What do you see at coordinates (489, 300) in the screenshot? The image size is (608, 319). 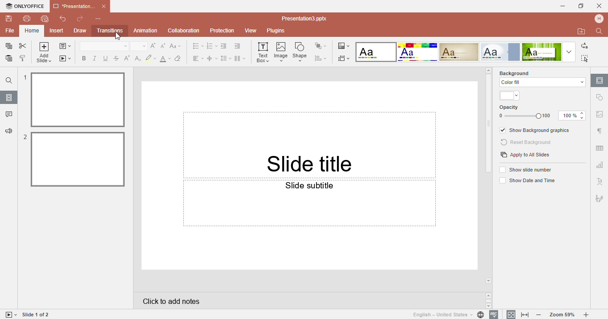 I see `Scroll buttons` at bounding box center [489, 300].